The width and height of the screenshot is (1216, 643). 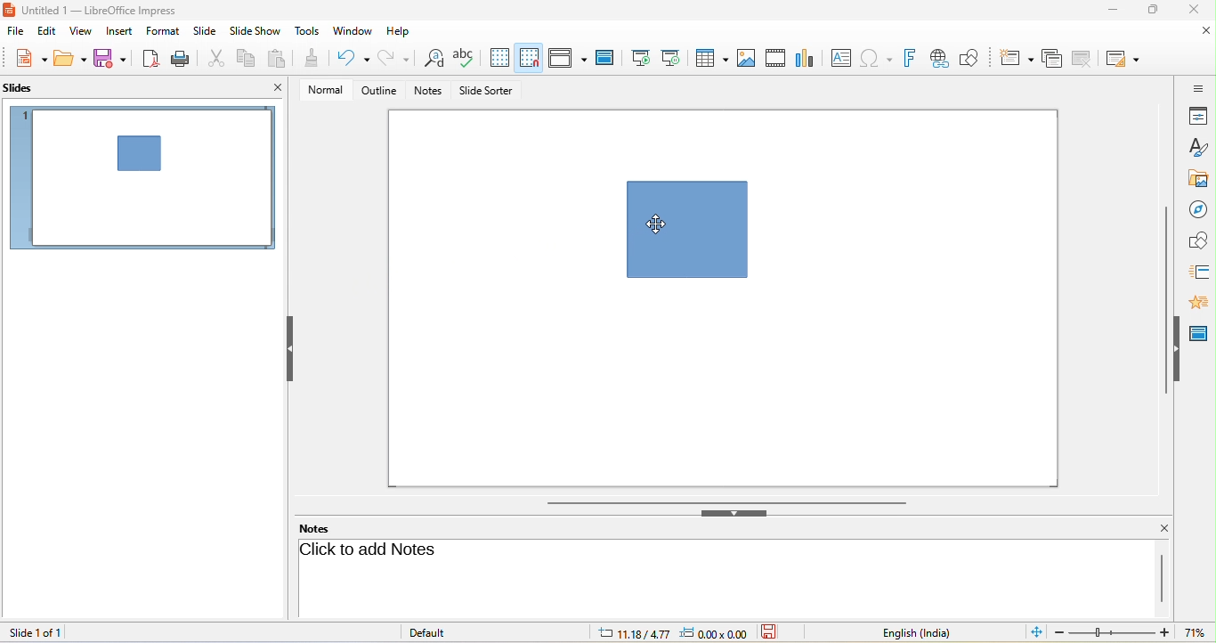 What do you see at coordinates (454, 634) in the screenshot?
I see `default` at bounding box center [454, 634].